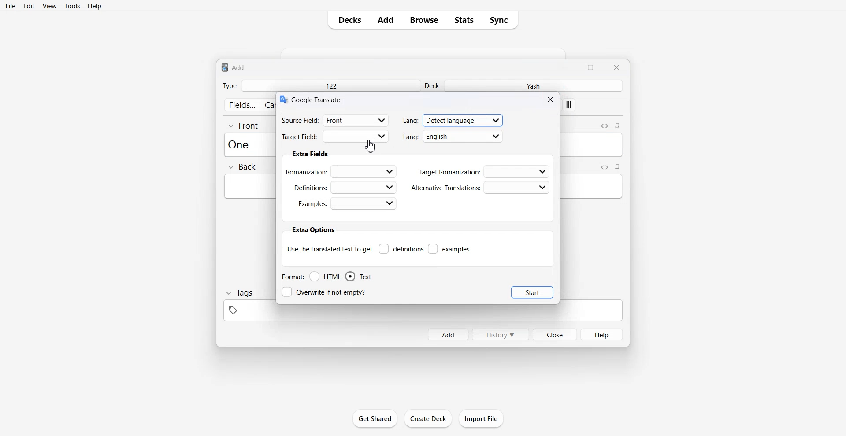 Image resolution: width=846 pixels, height=436 pixels. I want to click on Type, so click(230, 85).